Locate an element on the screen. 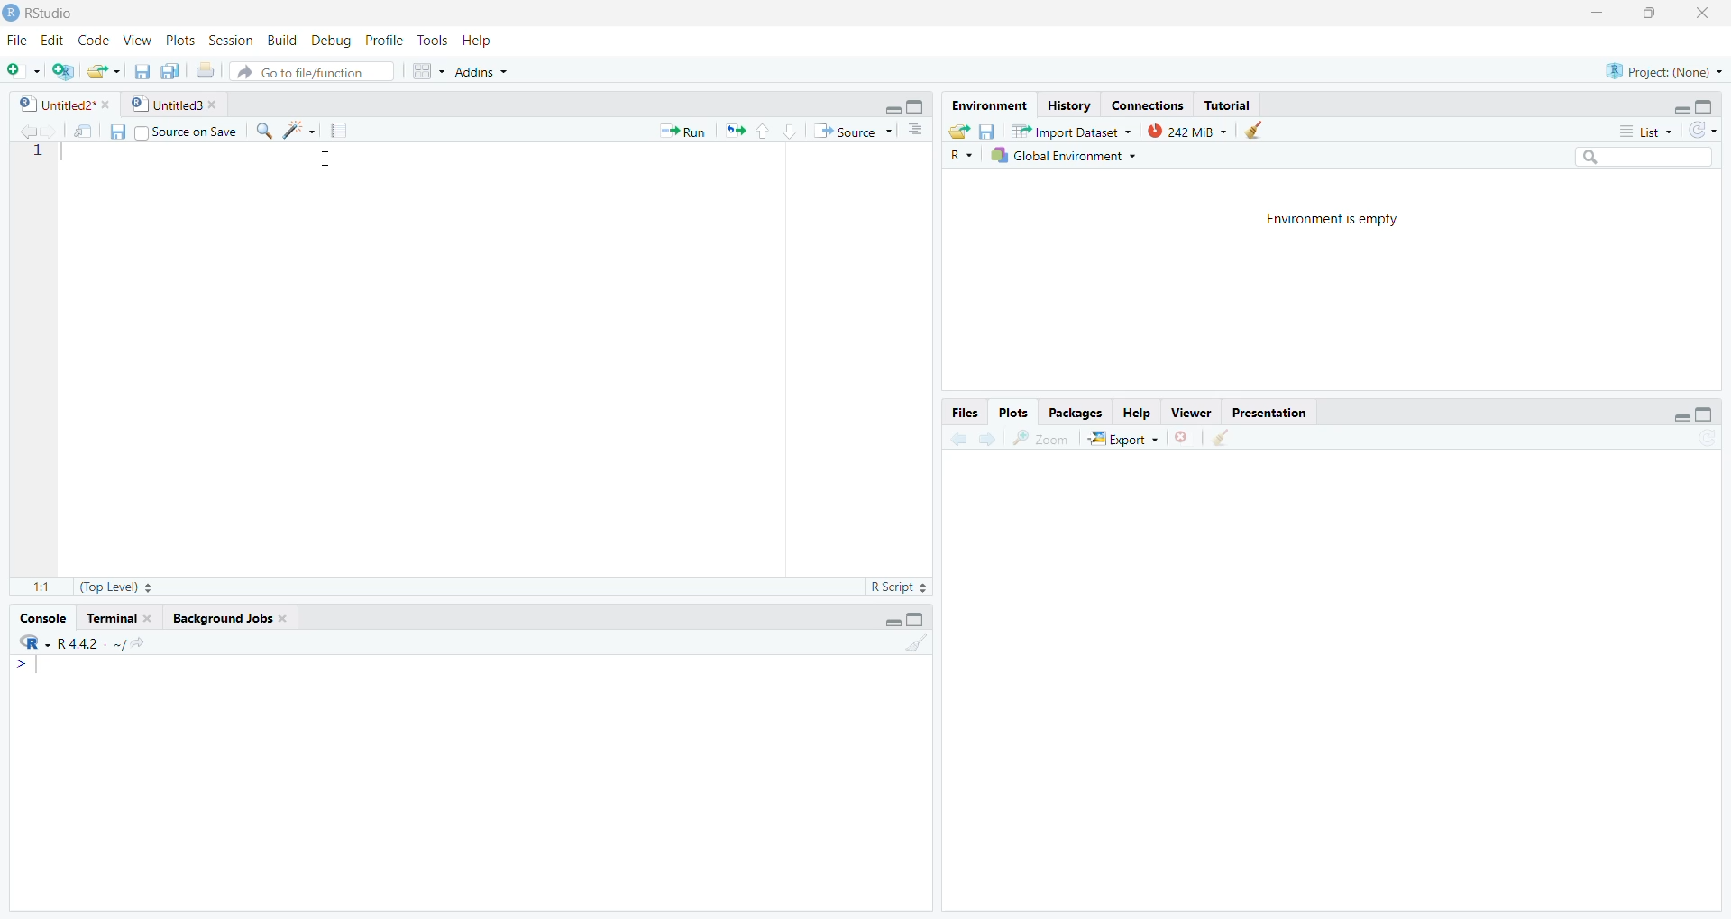 The image size is (1731, 919). Environment is empty is located at coordinates (1323, 216).